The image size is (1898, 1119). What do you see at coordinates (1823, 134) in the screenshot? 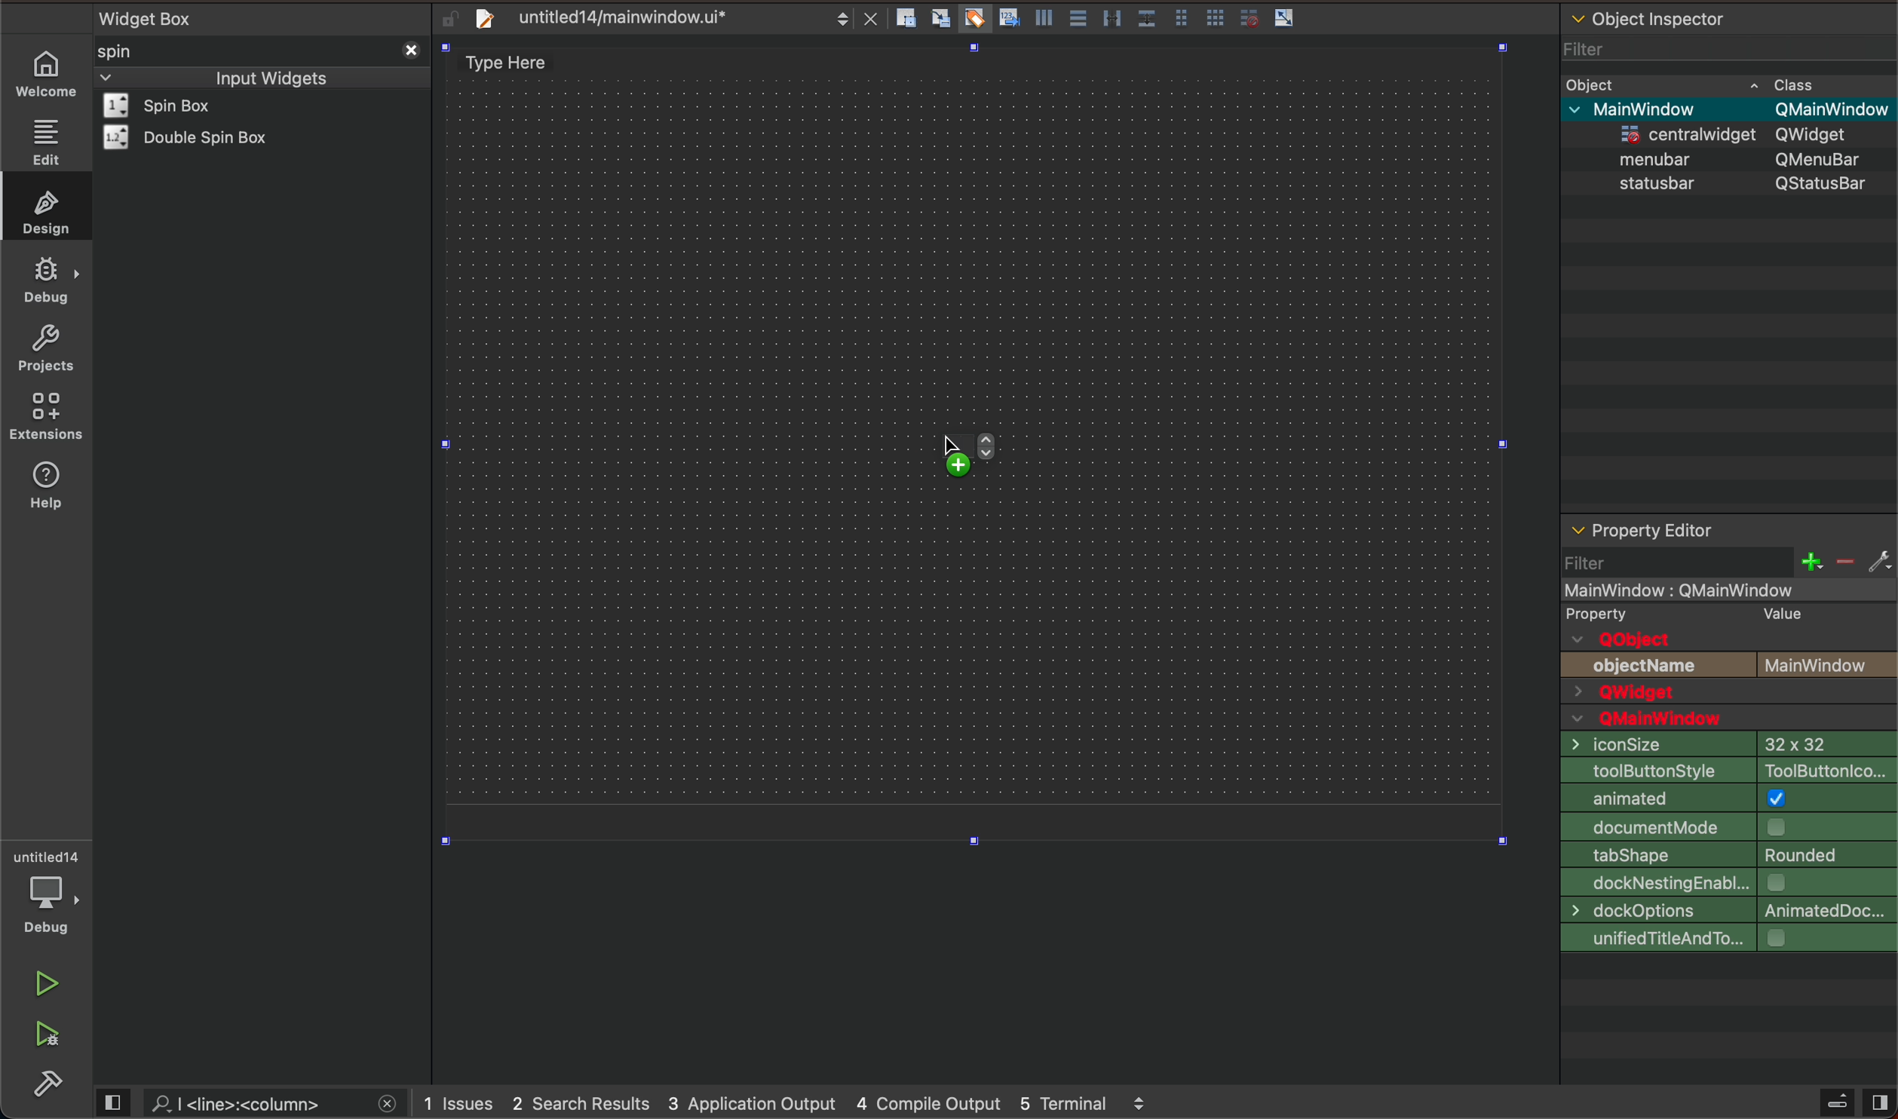
I see `` at bounding box center [1823, 134].